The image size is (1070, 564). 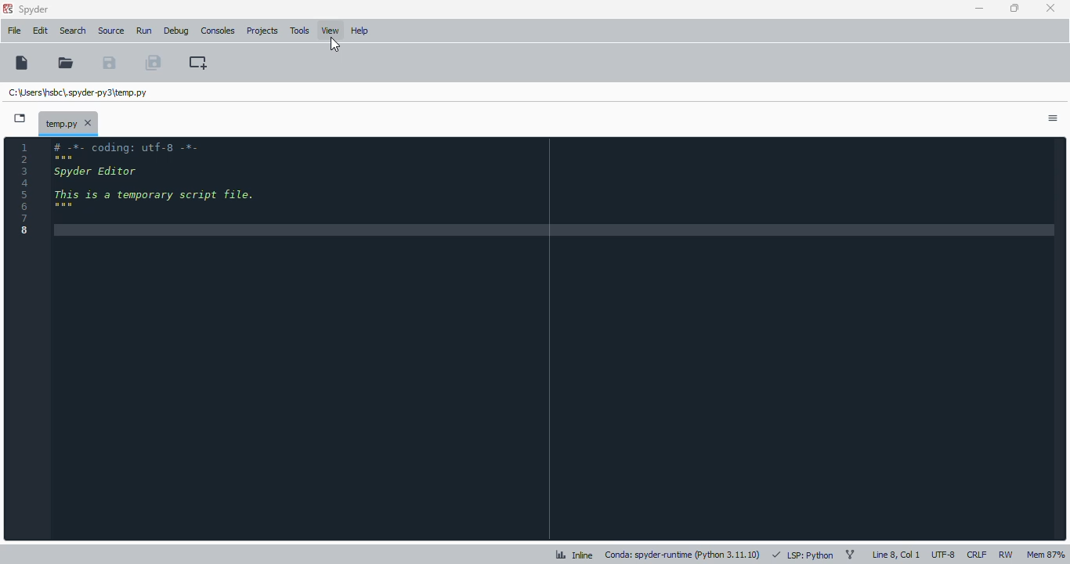 I want to click on RW, so click(x=1006, y=555).